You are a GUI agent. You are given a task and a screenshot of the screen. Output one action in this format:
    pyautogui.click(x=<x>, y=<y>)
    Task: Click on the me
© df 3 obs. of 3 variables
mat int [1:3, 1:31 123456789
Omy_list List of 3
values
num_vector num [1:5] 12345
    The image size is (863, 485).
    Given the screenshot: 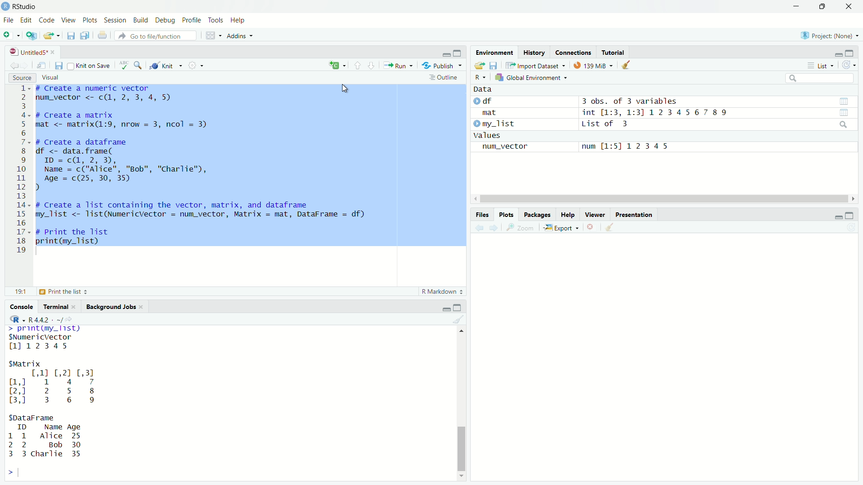 What is the action you would take?
    pyautogui.click(x=636, y=124)
    